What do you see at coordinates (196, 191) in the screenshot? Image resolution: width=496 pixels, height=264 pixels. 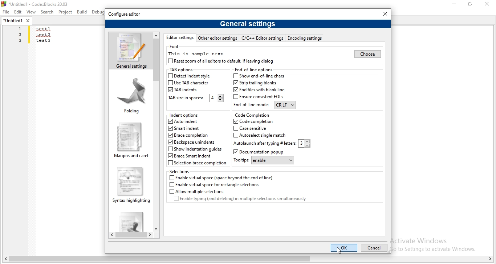 I see `Allow multiple selections` at bounding box center [196, 191].